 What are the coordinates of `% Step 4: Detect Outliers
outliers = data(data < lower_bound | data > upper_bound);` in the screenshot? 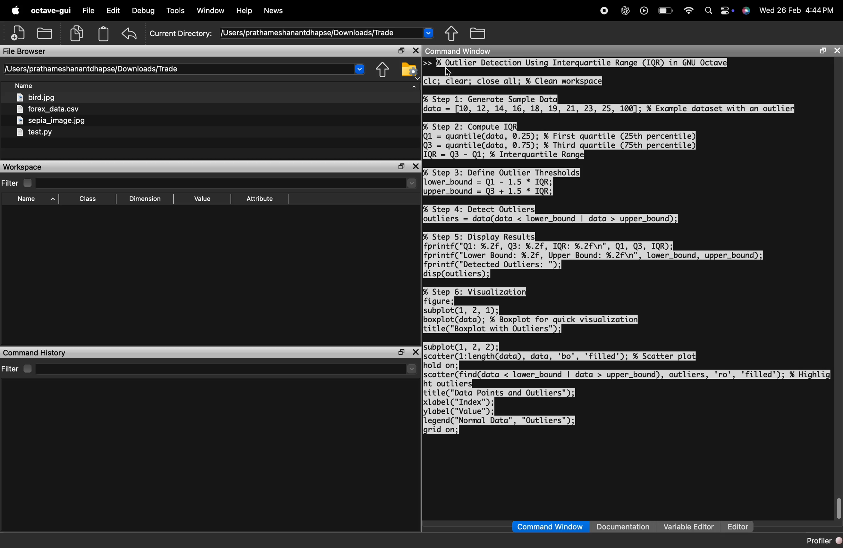 It's located at (551, 214).